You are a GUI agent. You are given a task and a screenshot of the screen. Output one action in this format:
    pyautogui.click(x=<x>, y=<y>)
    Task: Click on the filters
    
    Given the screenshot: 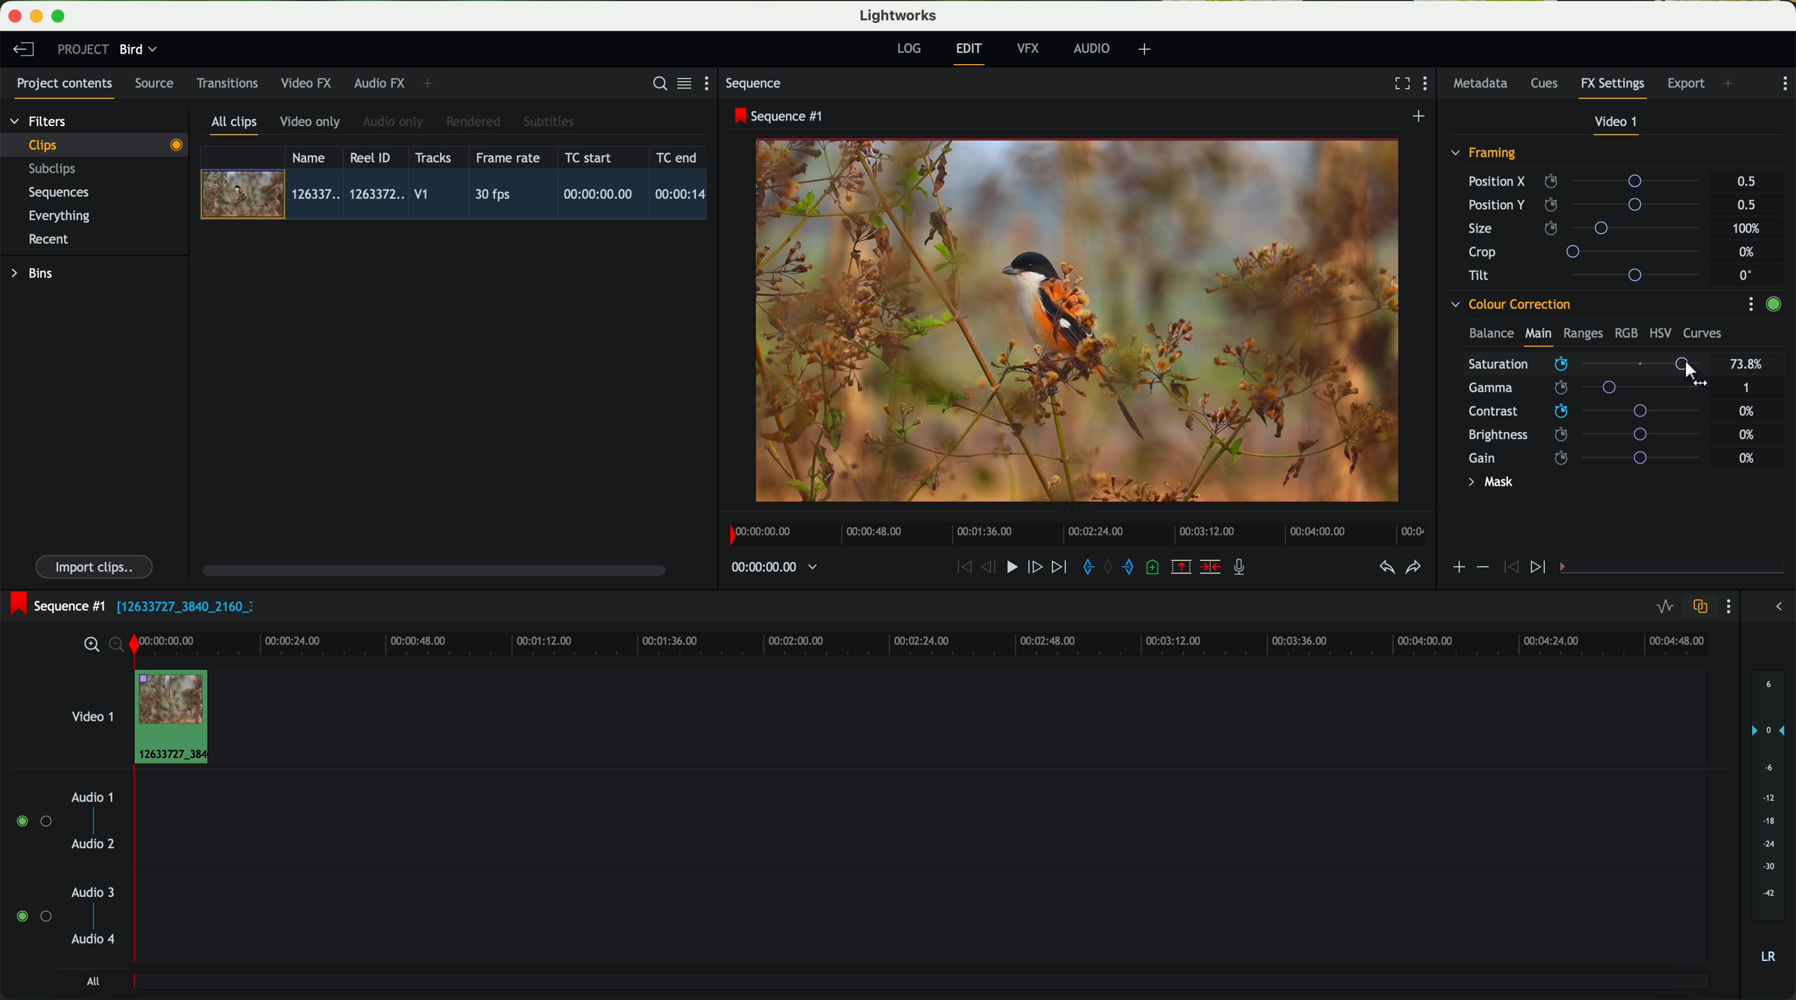 What is the action you would take?
    pyautogui.click(x=40, y=121)
    